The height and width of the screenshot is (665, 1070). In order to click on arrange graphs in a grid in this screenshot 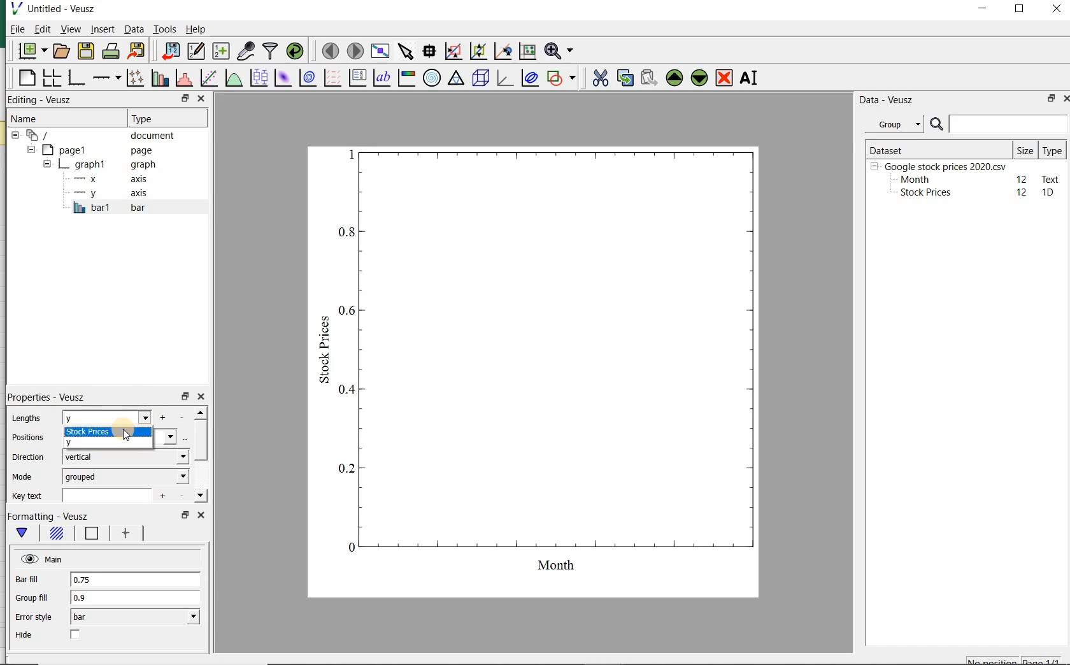, I will do `click(50, 78)`.